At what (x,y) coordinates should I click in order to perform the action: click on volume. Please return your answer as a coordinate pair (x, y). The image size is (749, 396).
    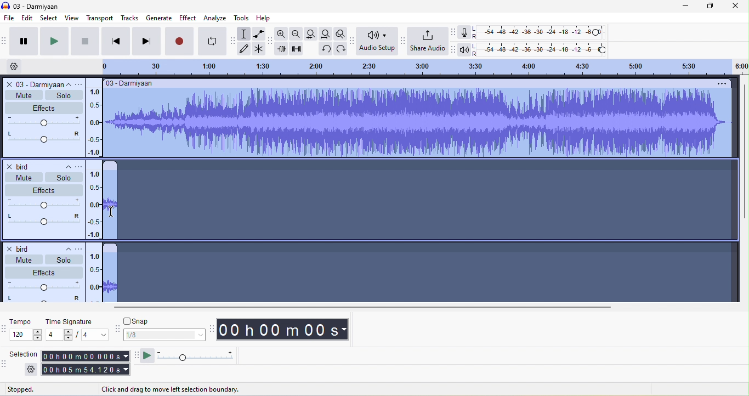
    Looking at the image, I should click on (43, 285).